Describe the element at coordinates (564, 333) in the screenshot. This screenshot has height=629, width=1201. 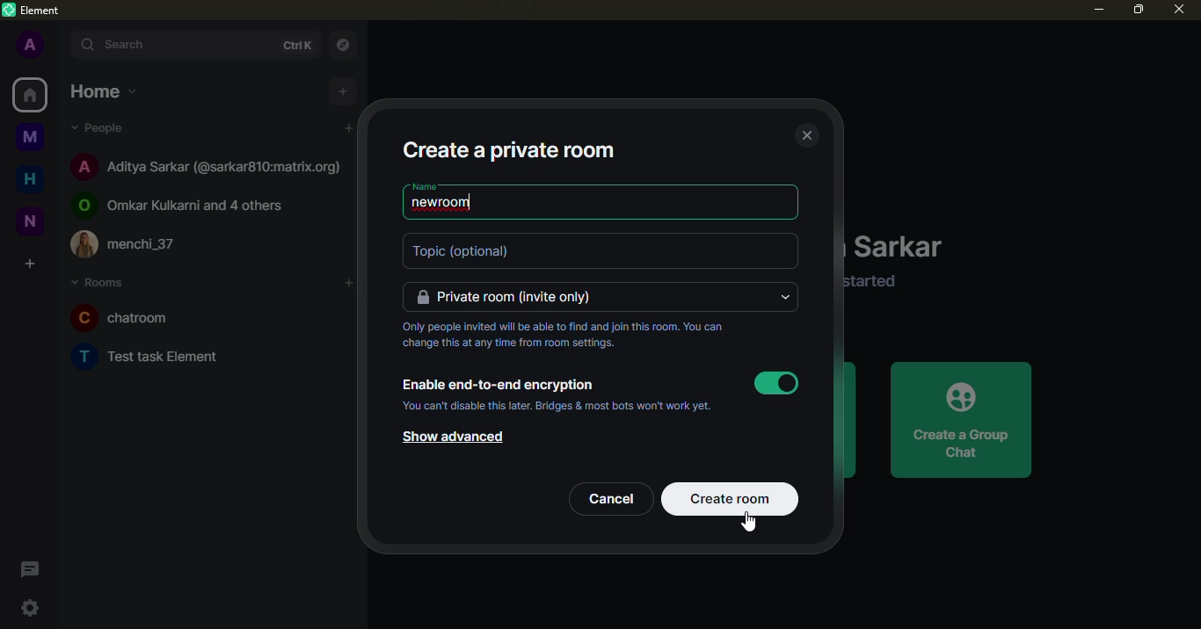
I see `Only people invited will be able to find and join this room. You can
change this at any time from room settings.` at that location.